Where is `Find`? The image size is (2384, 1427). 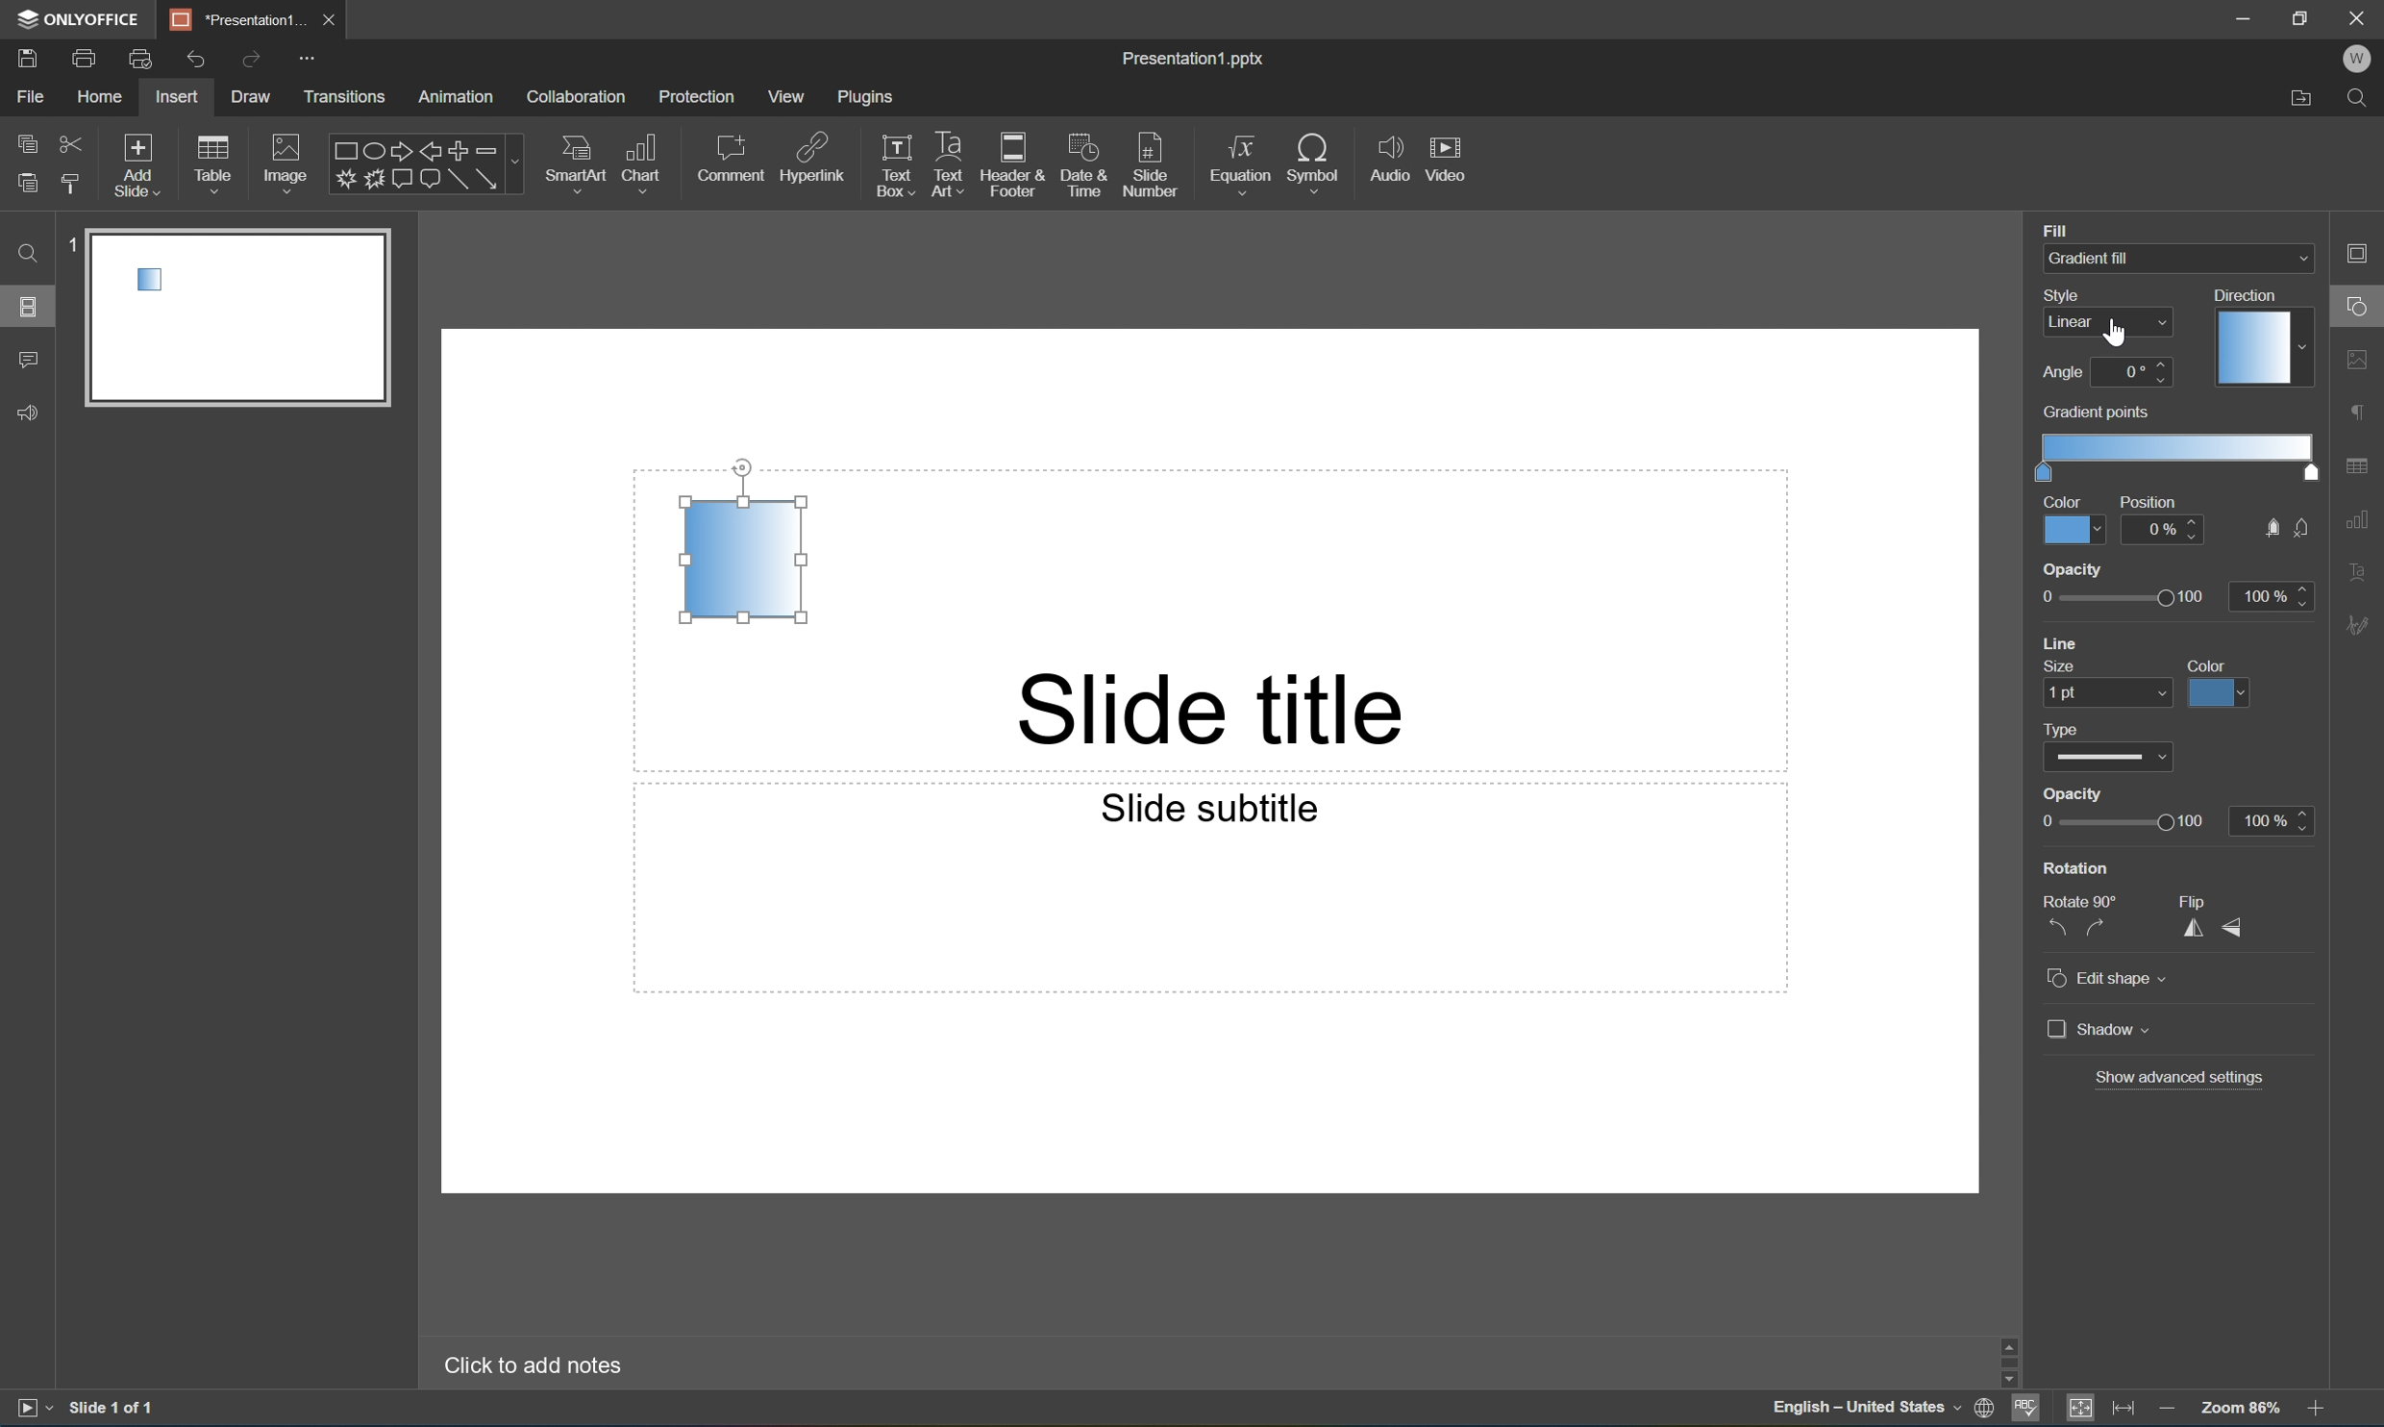
Find is located at coordinates (2362, 101).